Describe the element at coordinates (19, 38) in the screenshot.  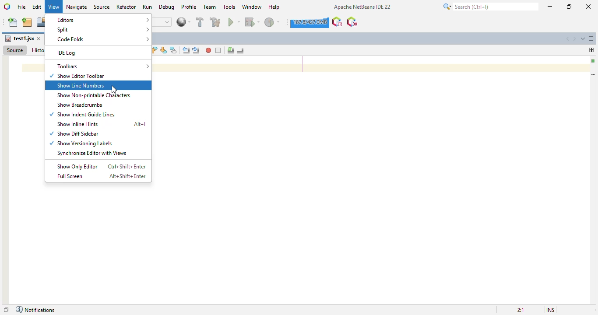
I see `file name` at that location.